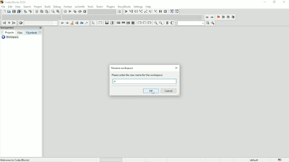 The image size is (289, 162). Describe the element at coordinates (118, 23) in the screenshot. I see `Entry condition loop` at that location.